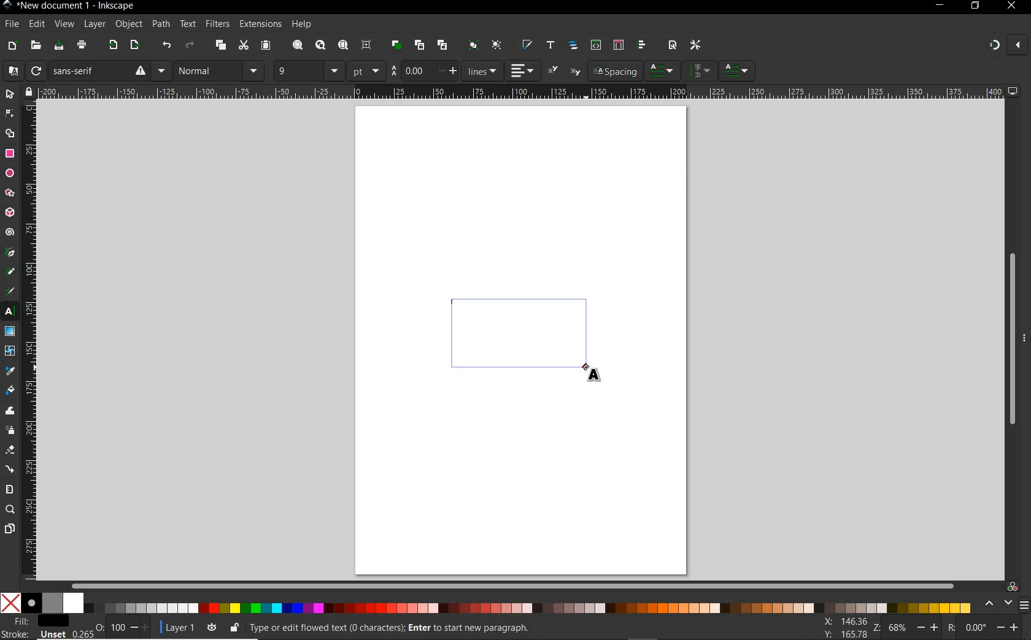 The image size is (1031, 640). I want to click on spray tool, so click(10, 430).